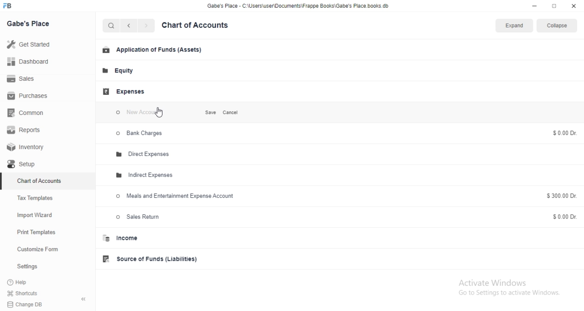 The width and height of the screenshot is (584, 311). Describe the element at coordinates (563, 133) in the screenshot. I see `$0.00 Dr` at that location.